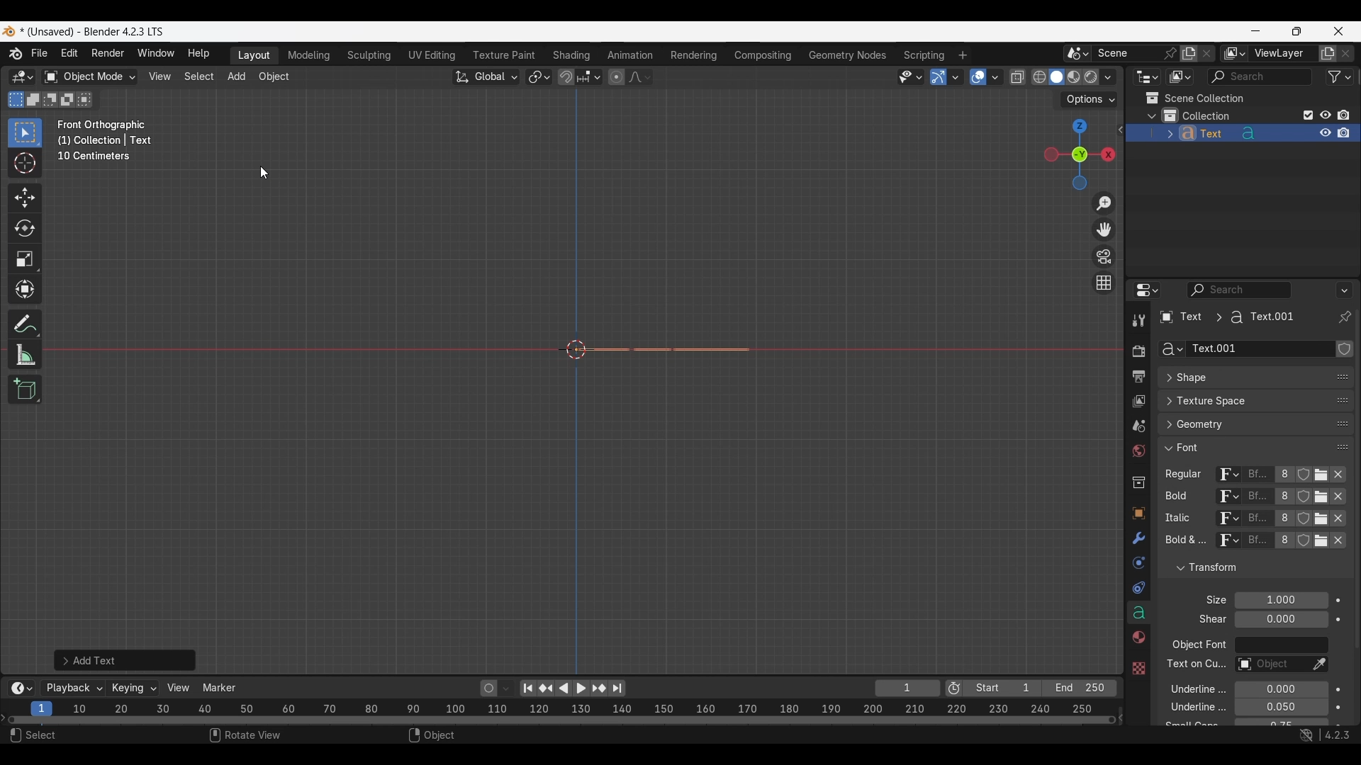  Describe the element at coordinates (907, 689) in the screenshot. I see `Current frame` at that location.